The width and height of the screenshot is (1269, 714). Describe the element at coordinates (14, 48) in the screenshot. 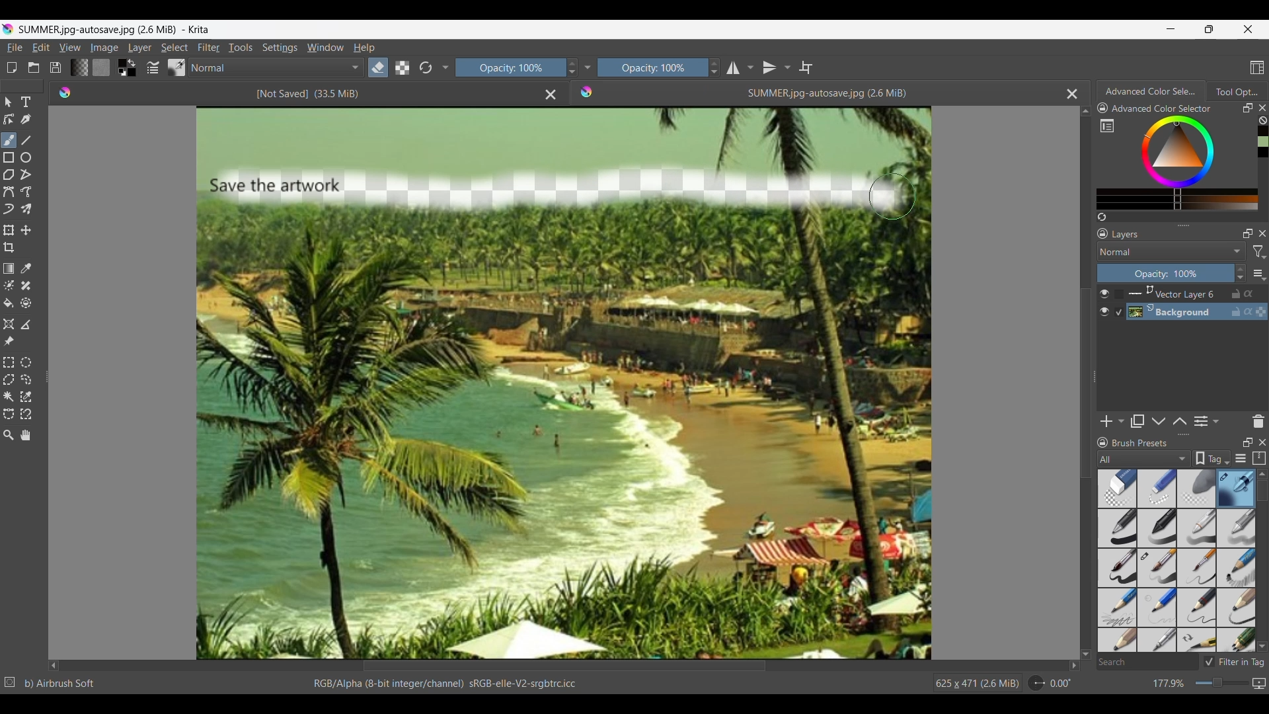

I see `File` at that location.